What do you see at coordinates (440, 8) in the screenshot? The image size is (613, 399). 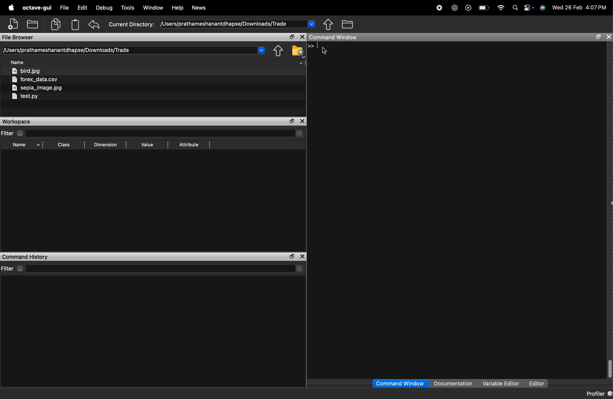 I see `stop recording` at bounding box center [440, 8].